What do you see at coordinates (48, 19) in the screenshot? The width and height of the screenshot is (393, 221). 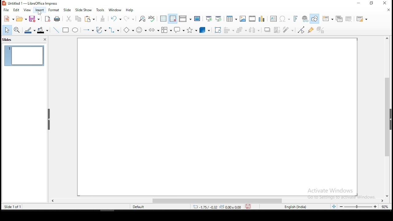 I see `export as pdf` at bounding box center [48, 19].